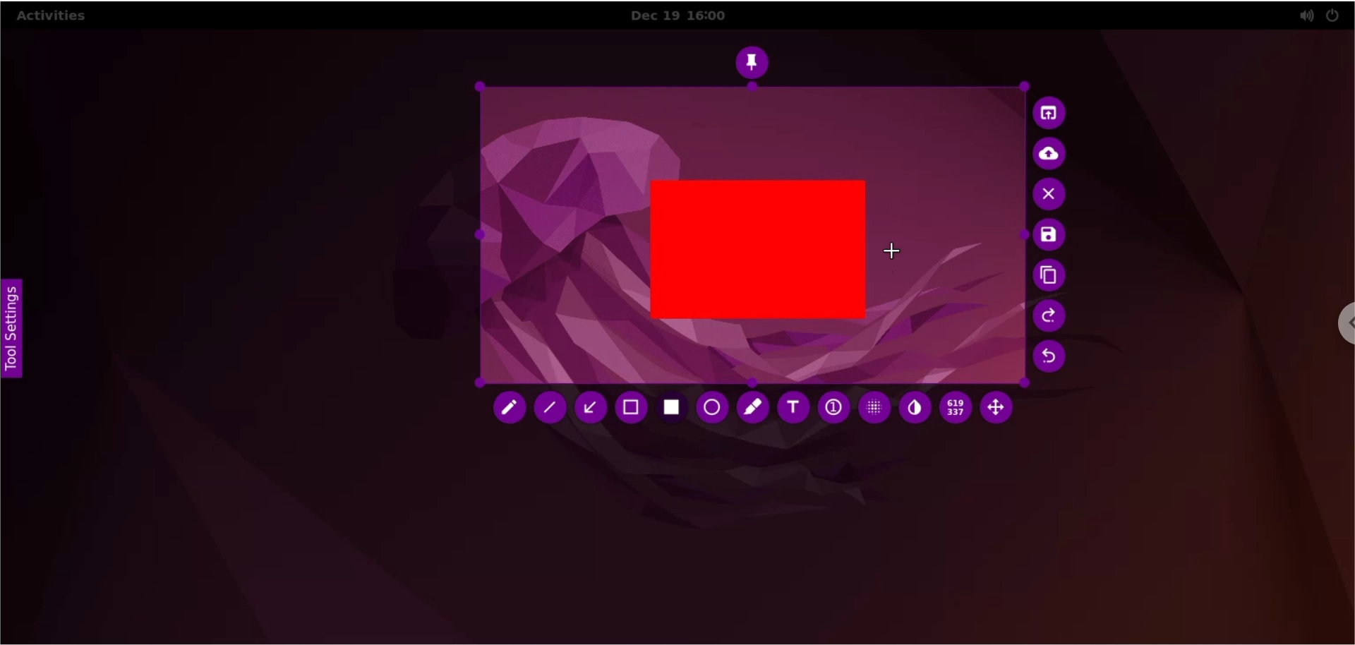  What do you see at coordinates (793, 409) in the screenshot?
I see `text tool` at bounding box center [793, 409].